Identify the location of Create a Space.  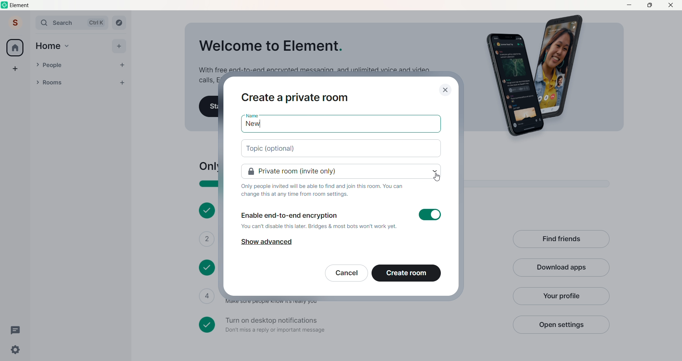
(15, 68).